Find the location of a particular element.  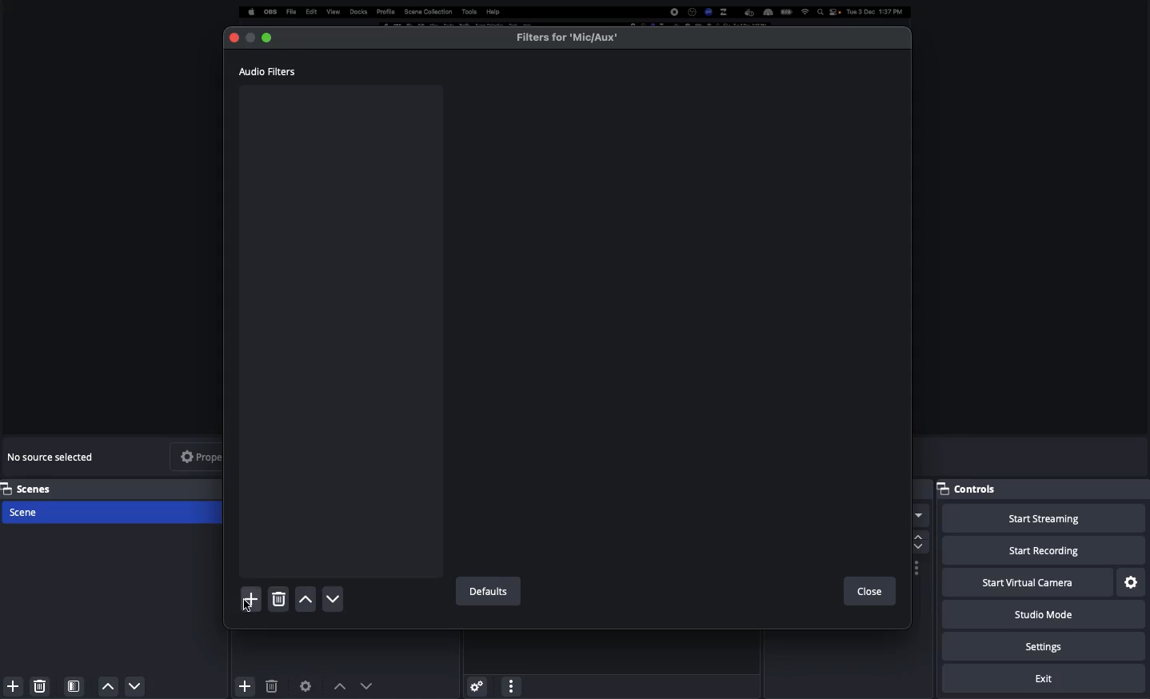

Settings / options is located at coordinates (917, 569).